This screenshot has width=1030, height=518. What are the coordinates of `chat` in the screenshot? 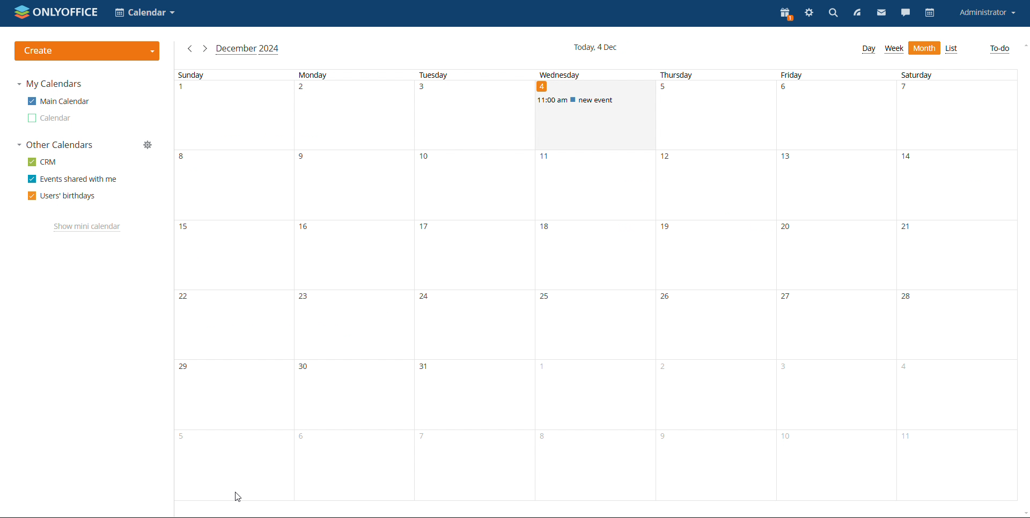 It's located at (906, 14).